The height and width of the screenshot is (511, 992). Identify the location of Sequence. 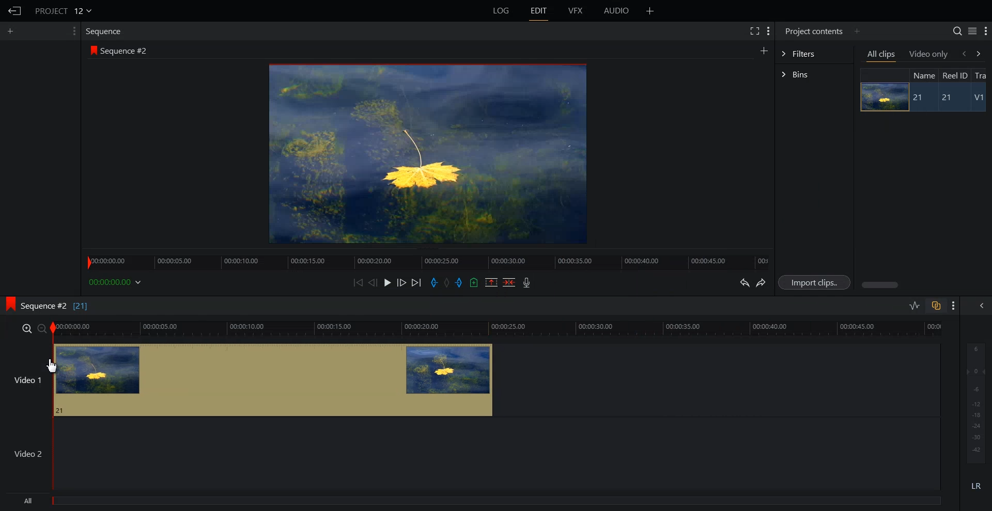
(106, 31).